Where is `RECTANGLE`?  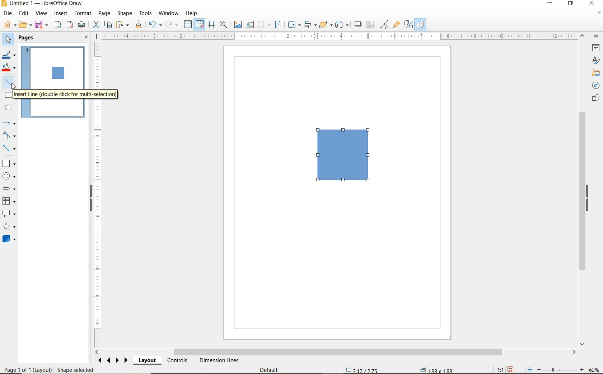 RECTANGLE is located at coordinates (9, 95).